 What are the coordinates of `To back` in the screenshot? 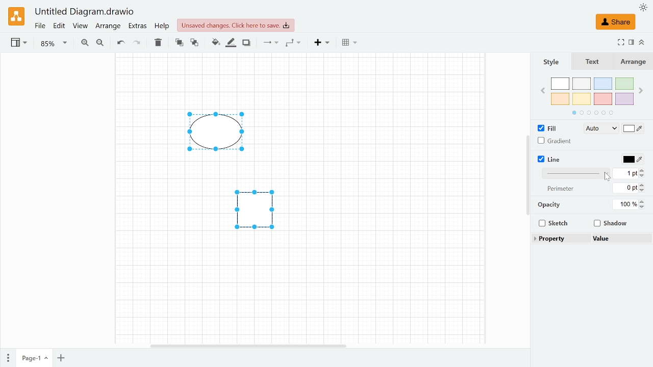 It's located at (194, 43).